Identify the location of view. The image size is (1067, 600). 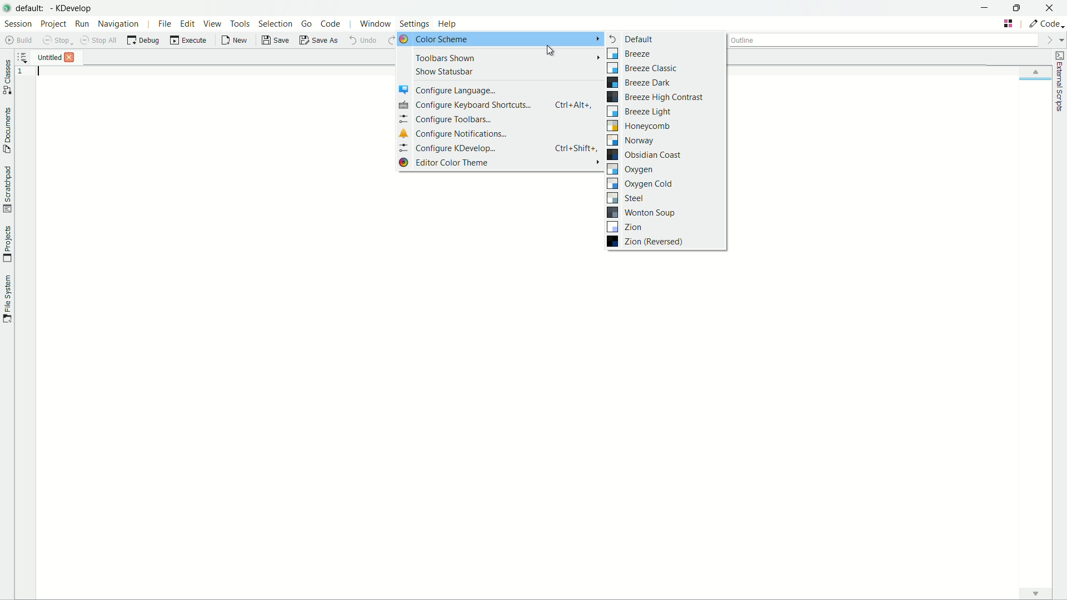
(212, 23).